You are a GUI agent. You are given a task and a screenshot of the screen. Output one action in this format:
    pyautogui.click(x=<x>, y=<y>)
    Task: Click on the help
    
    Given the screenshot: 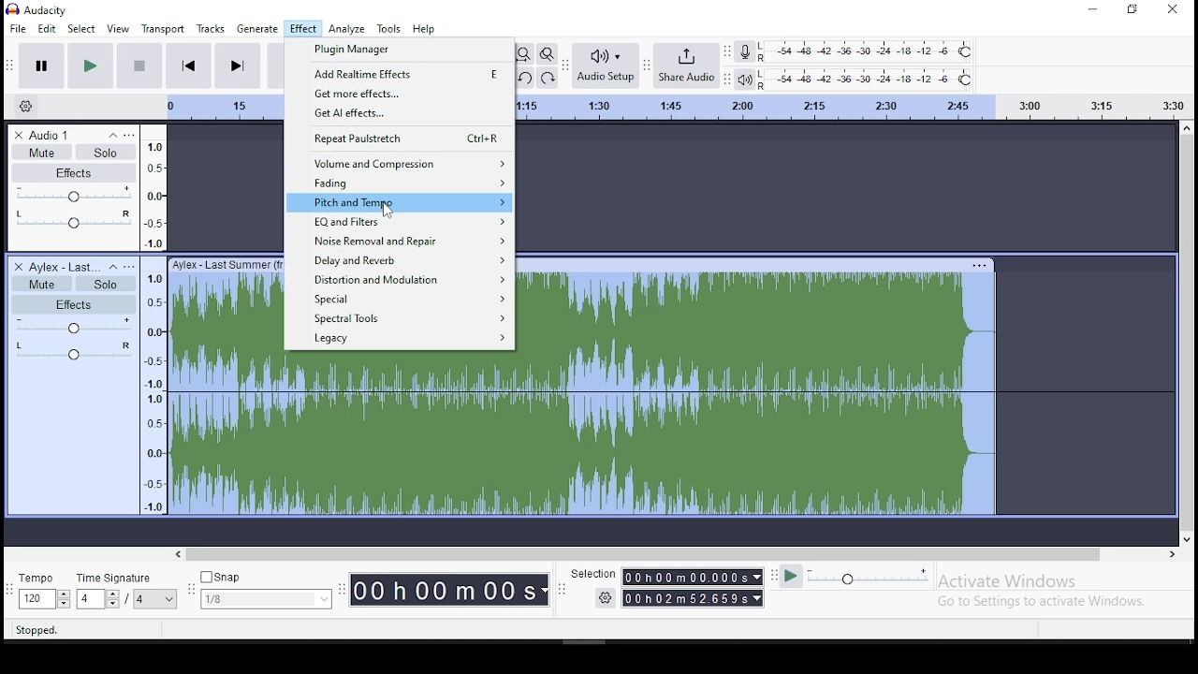 What is the action you would take?
    pyautogui.click(x=424, y=30)
    